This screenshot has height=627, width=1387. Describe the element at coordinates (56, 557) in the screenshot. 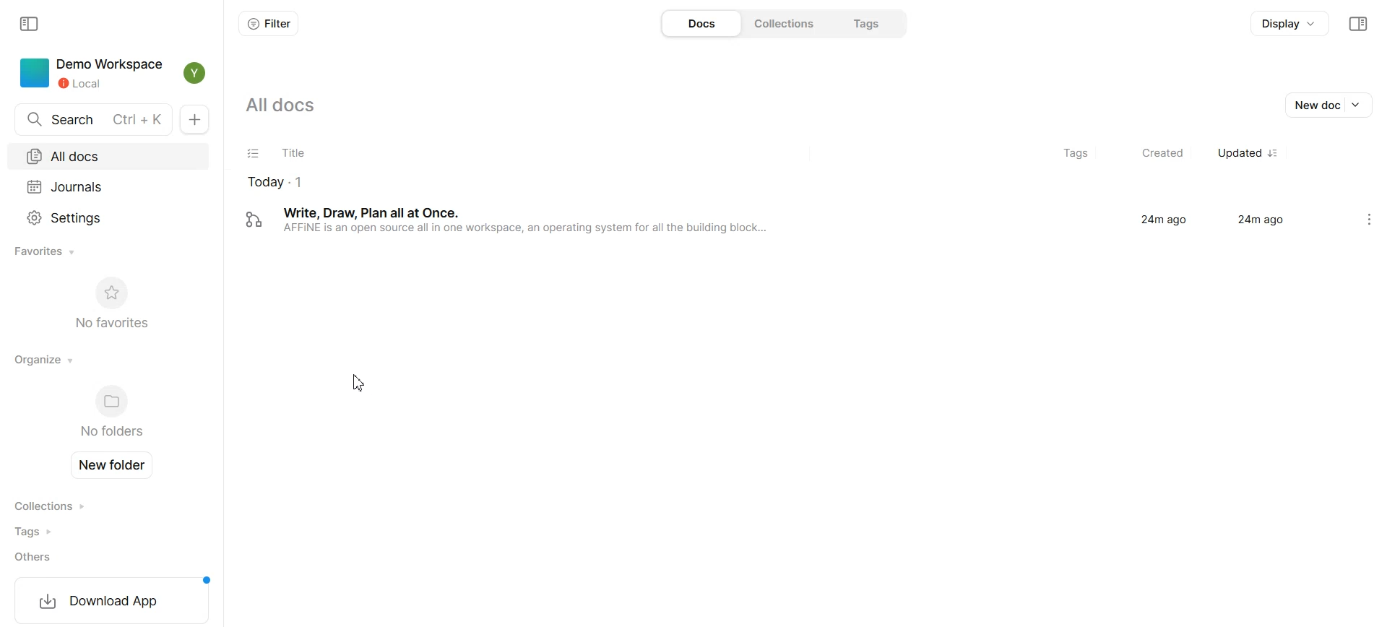

I see `Others` at that location.